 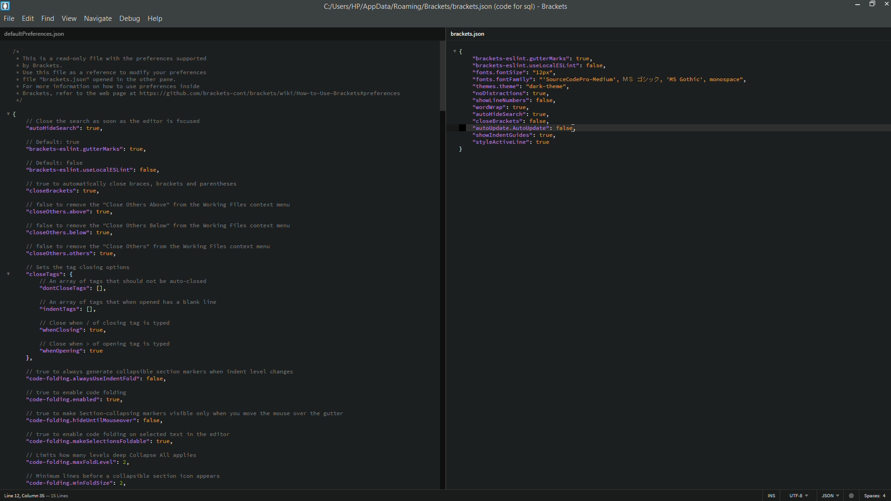 I want to click on {“brackets-eslint. gutterMarks": true,"brackets-eslint.useLocalESLint": false,“fonts. fontsize": "2px","fonts. fontFamily": "'SourceCodePro-Medium', MS =i/y 2, 'MS Gothic’, monospace",“themes. theme": "dark-thene",“noDistractions": true,“shoul inetumbers": false,“wordwrap": true,“autoitidesearch®; true,"closeBrackets": false,“autoUpdate. AutoUpdate": falsd]“showlndentGuides": true,“styleActiveline"s true}, so click(x=664, y=101).